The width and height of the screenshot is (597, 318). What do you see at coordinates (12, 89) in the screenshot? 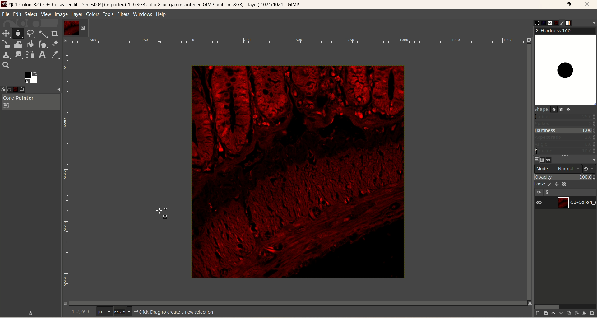
I see `option` at bounding box center [12, 89].